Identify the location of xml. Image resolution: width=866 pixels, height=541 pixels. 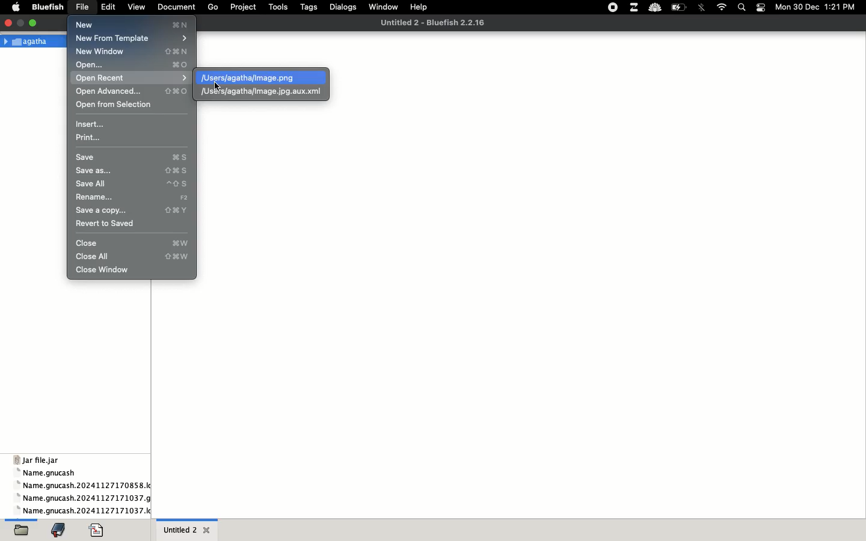
(260, 90).